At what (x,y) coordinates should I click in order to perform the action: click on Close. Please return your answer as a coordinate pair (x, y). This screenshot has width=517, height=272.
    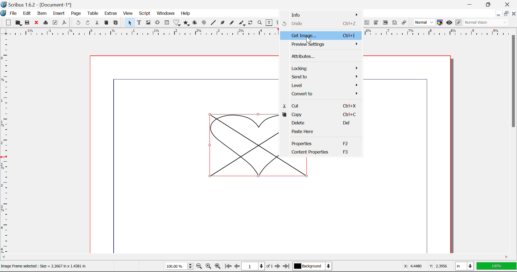
    Looking at the image, I should click on (514, 14).